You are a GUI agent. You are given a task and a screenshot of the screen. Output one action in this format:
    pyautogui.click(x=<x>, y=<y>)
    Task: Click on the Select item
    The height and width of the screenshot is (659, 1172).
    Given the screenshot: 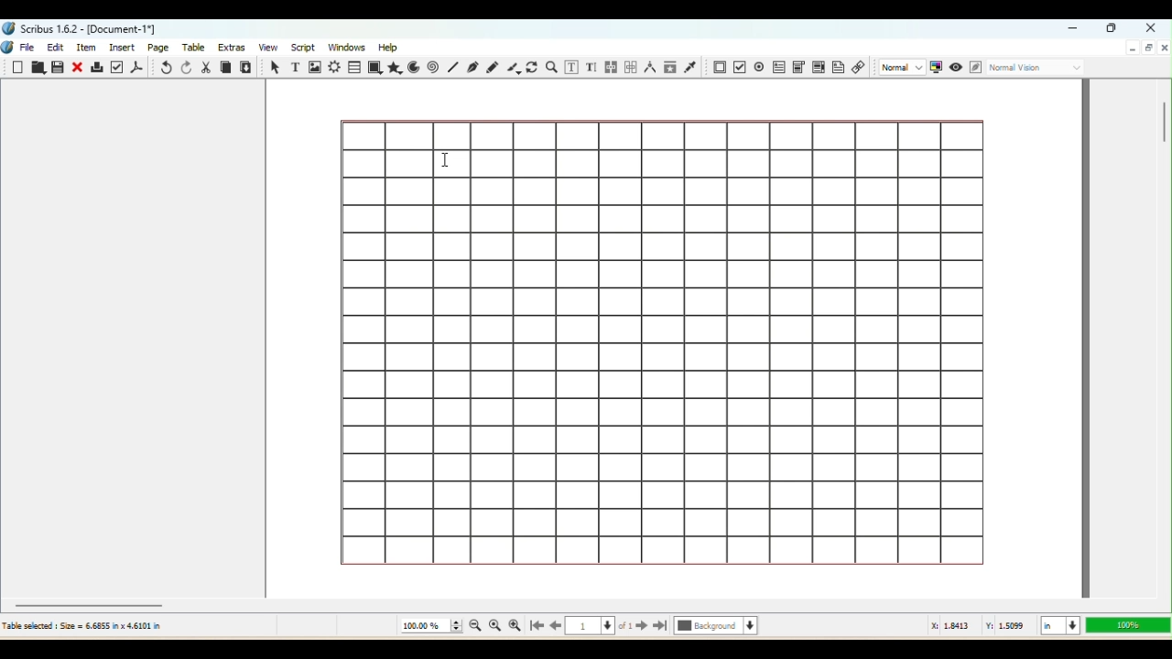 What is the action you would take?
    pyautogui.click(x=273, y=67)
    